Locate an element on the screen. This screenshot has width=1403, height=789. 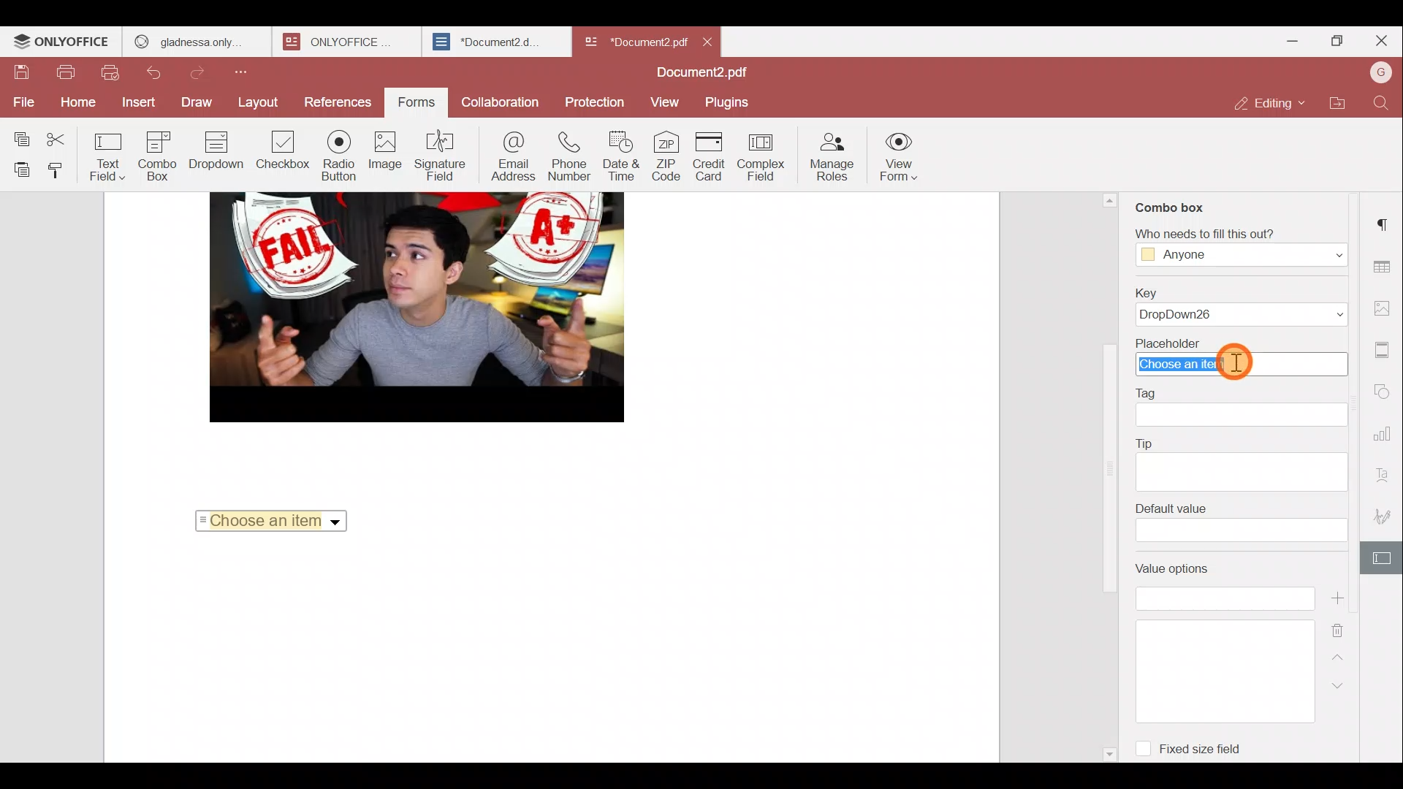
gladnessa only. is located at coordinates (189, 39).